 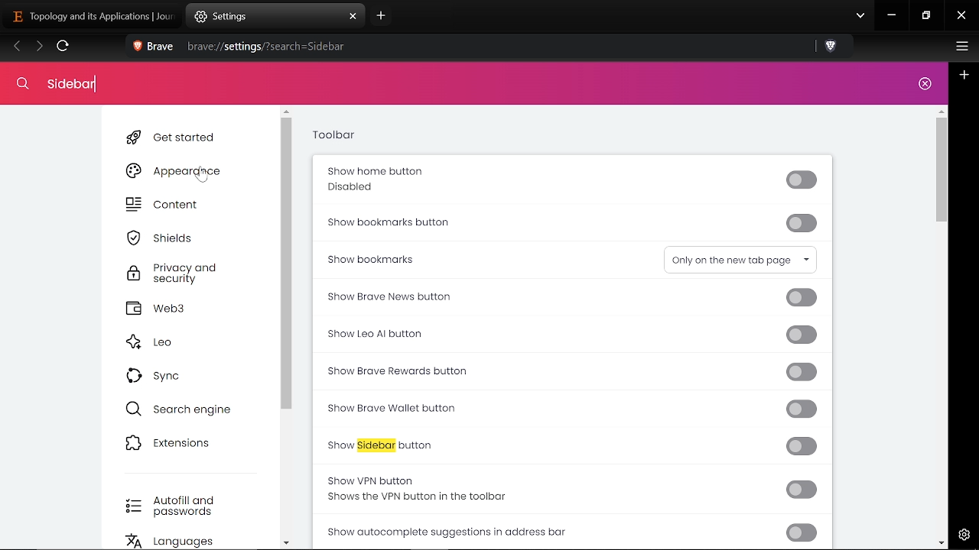 I want to click on Show brave news button, so click(x=568, y=297).